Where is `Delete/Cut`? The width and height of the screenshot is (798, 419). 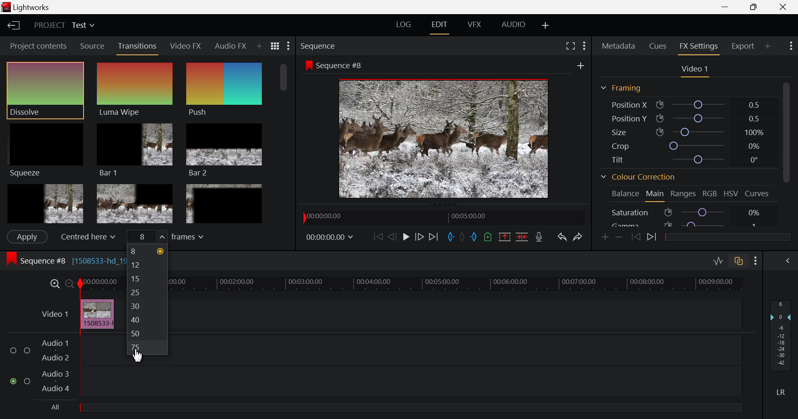 Delete/Cut is located at coordinates (523, 237).